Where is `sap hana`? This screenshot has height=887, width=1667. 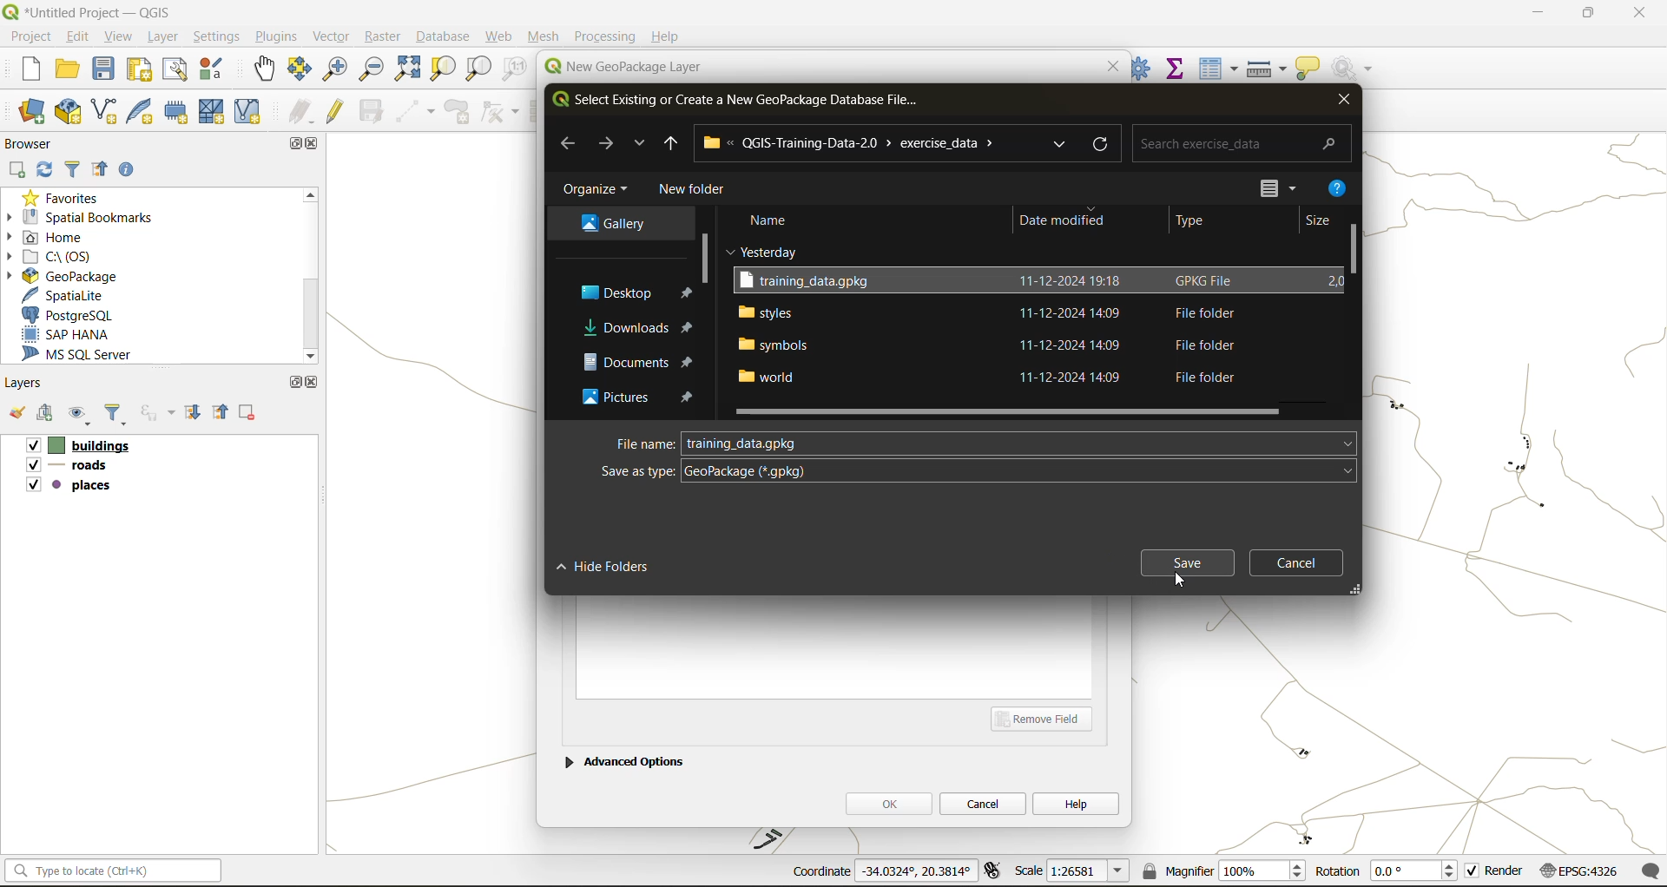
sap hana is located at coordinates (82, 335).